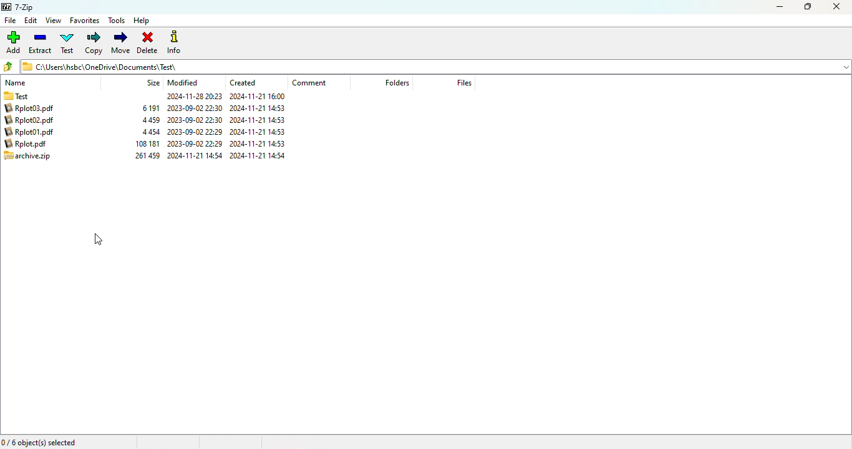 The image size is (852, 449). I want to click on delete, so click(148, 42).